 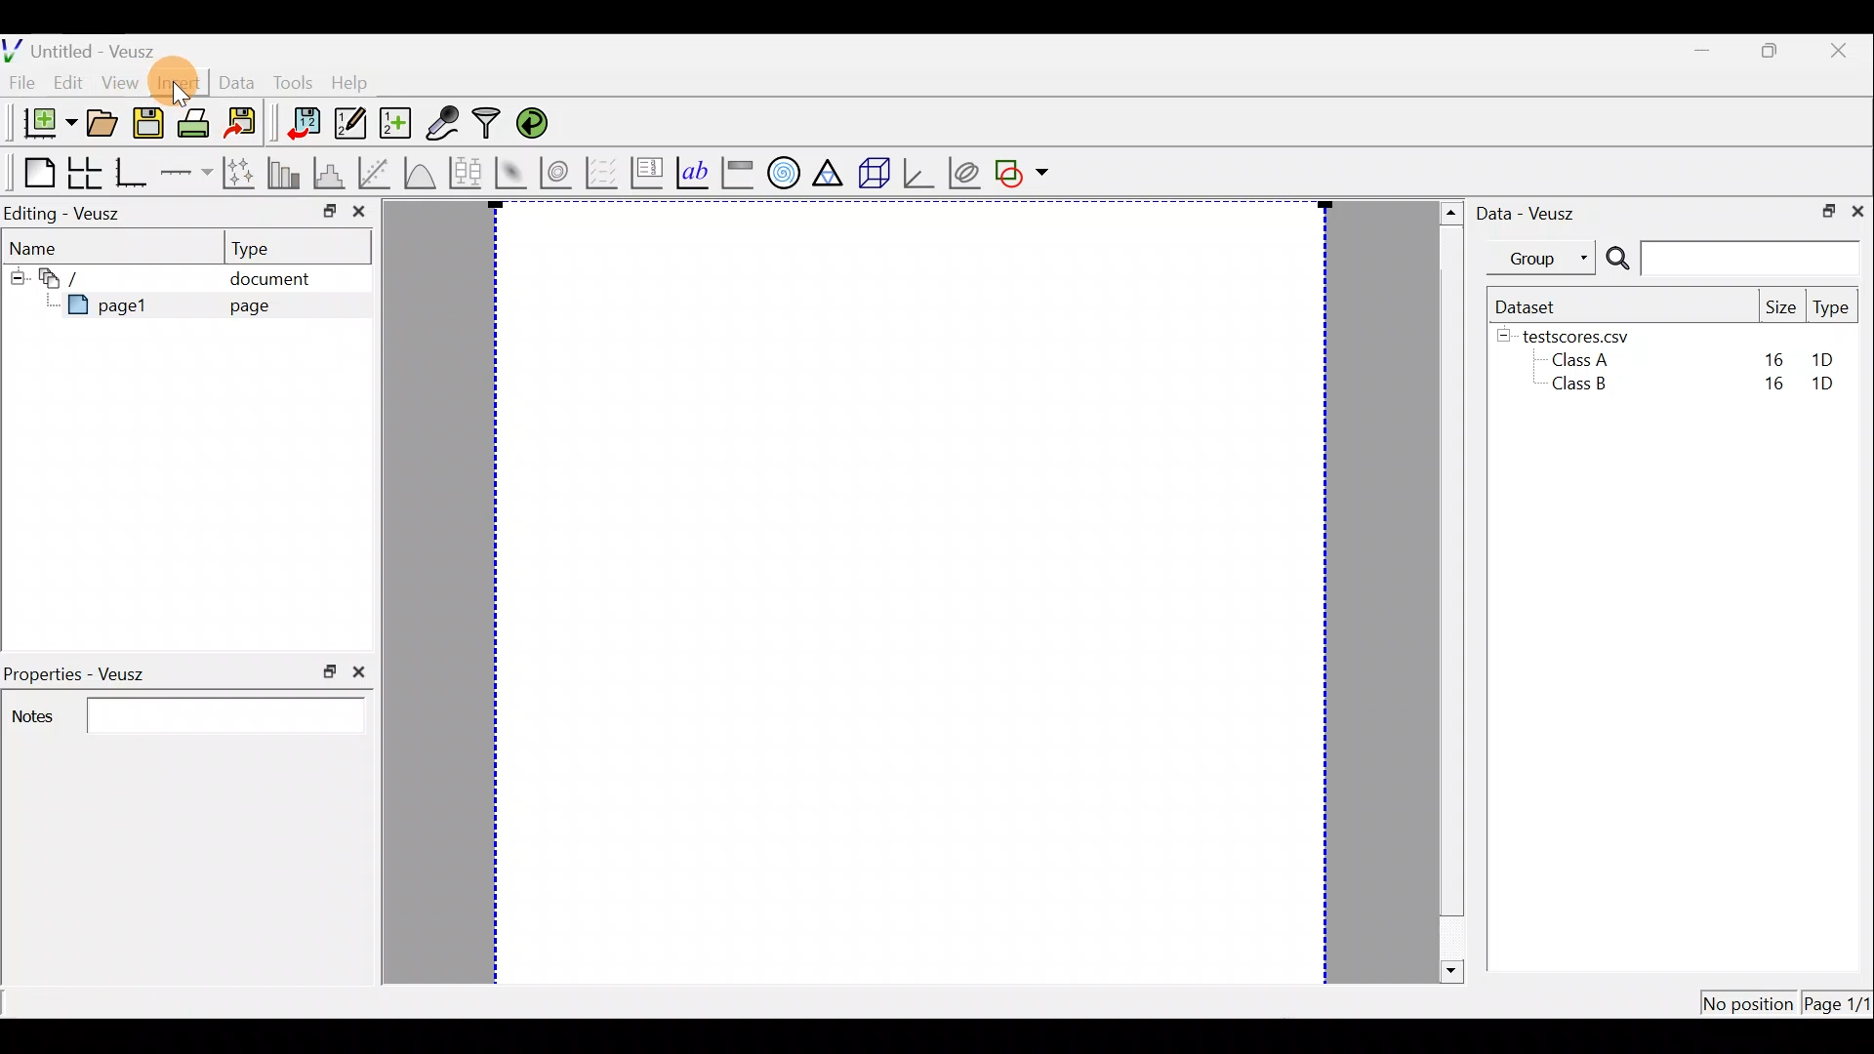 What do you see at coordinates (1530, 304) in the screenshot?
I see `Dataset` at bounding box center [1530, 304].